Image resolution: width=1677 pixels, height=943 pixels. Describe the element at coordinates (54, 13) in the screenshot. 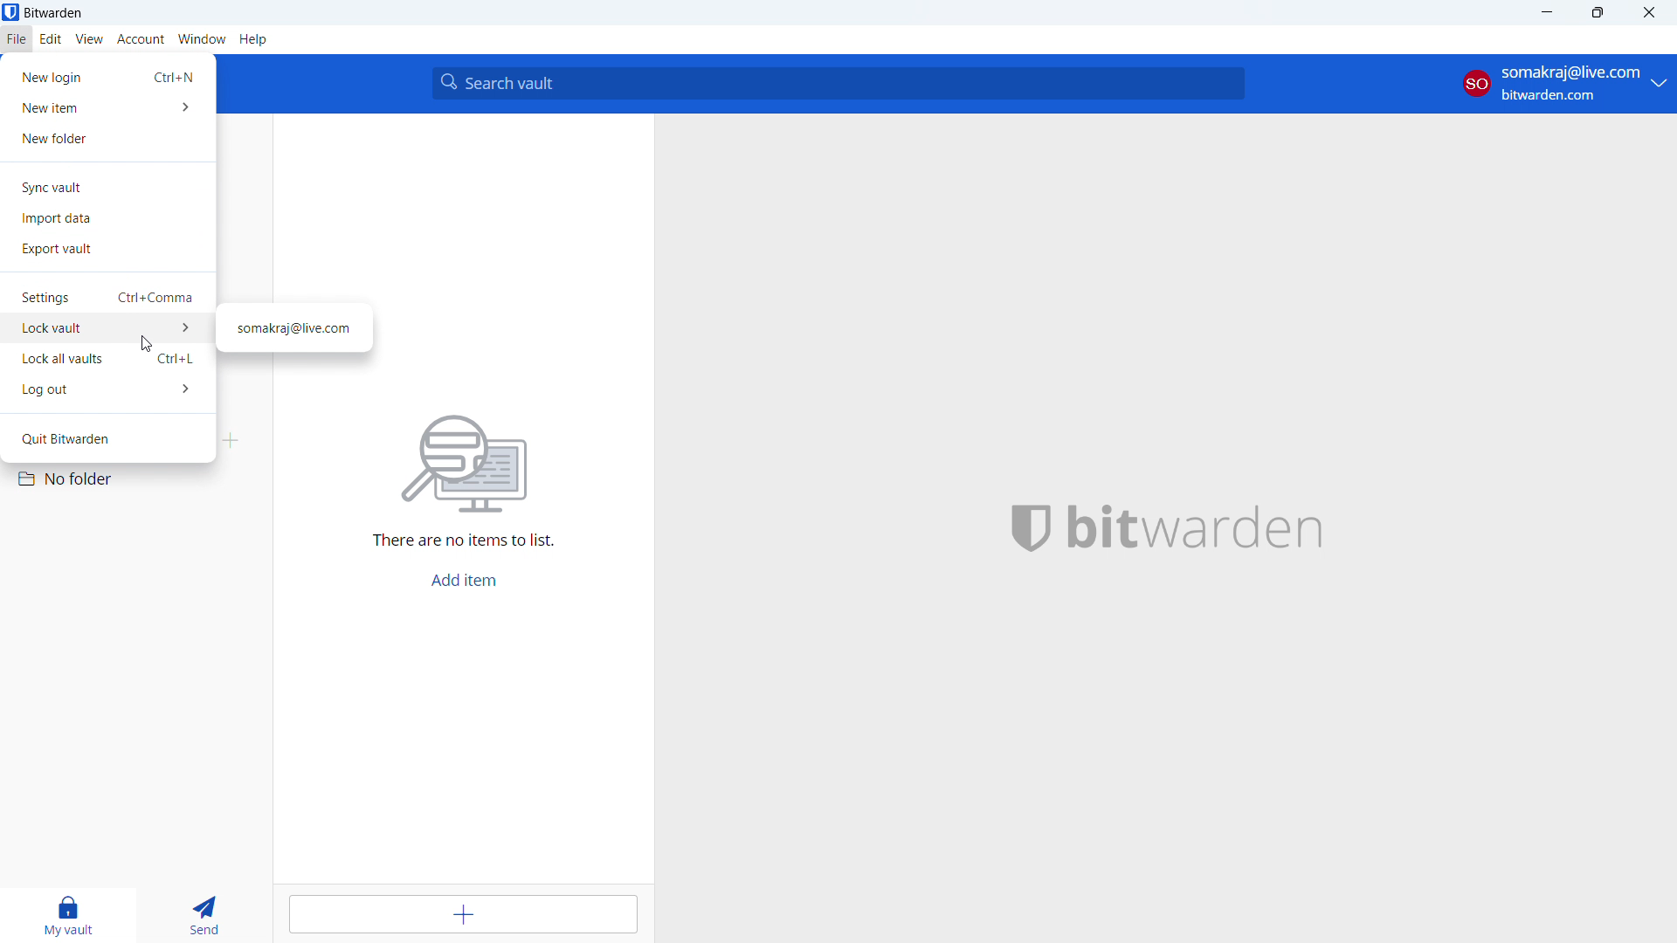

I see `title` at that location.